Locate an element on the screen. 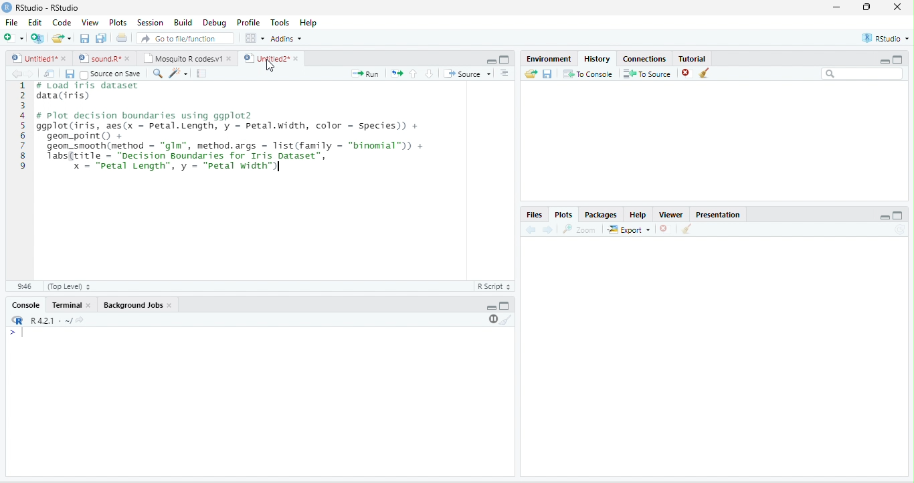 The image size is (914, 483). Minimize is located at coordinates (885, 218).